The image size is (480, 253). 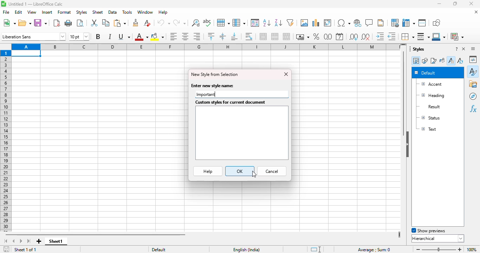 I want to click on save, so click(x=40, y=23).